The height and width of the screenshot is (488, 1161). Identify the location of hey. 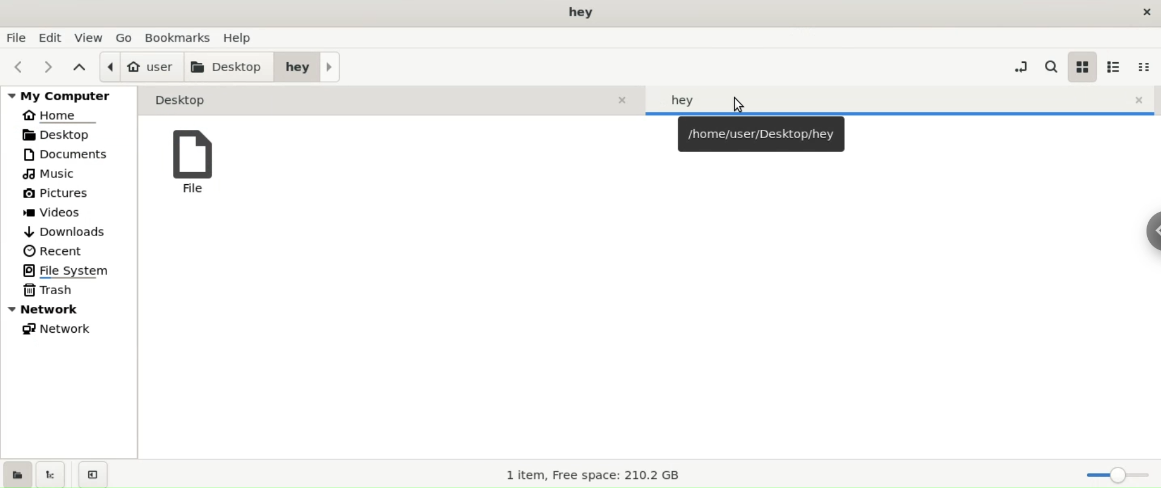
(904, 99).